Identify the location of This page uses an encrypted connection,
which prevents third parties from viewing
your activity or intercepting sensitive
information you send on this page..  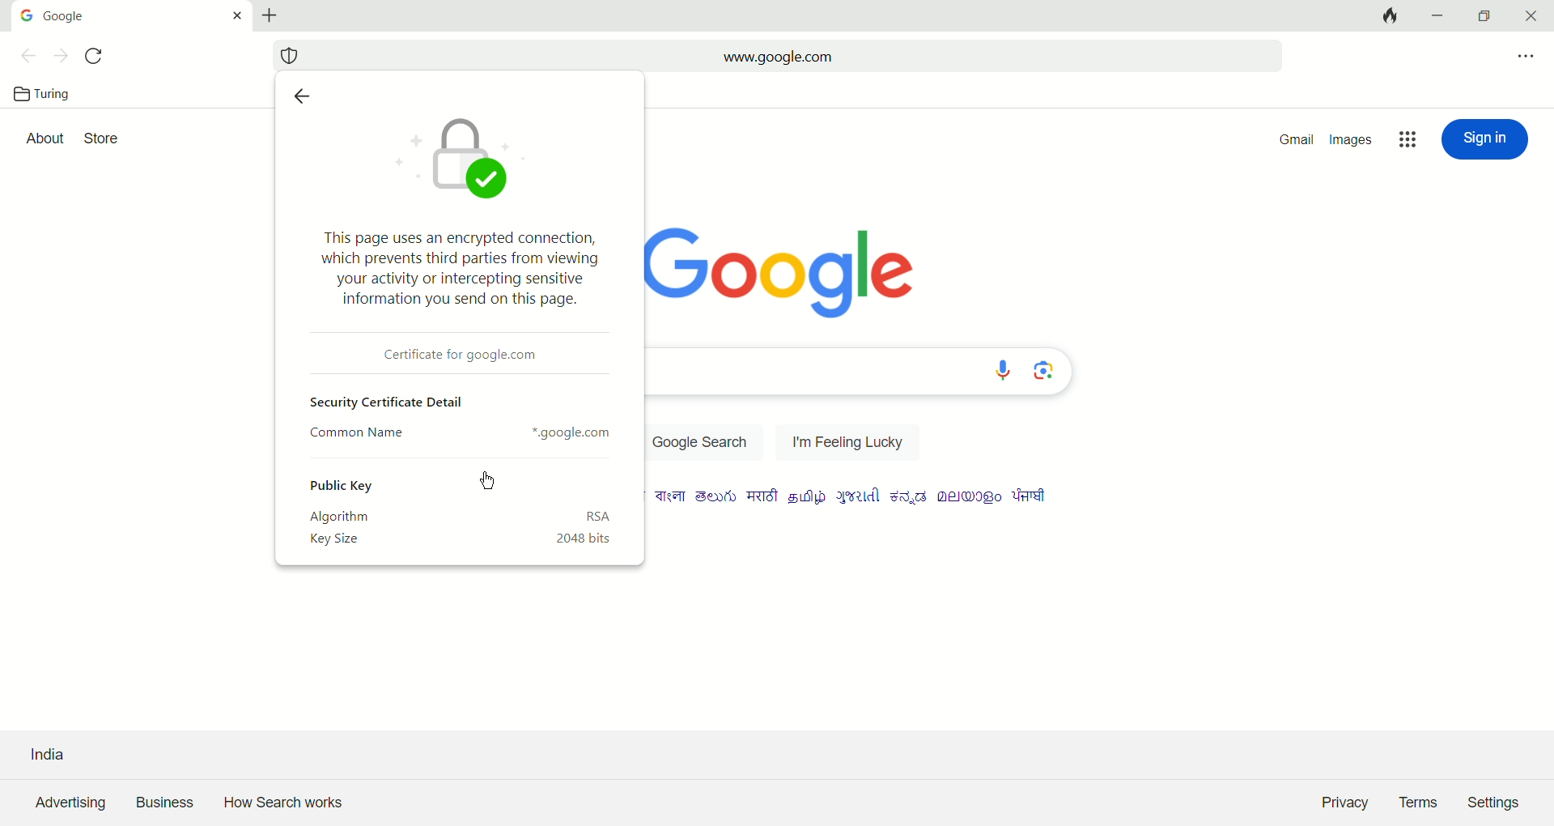
(469, 270).